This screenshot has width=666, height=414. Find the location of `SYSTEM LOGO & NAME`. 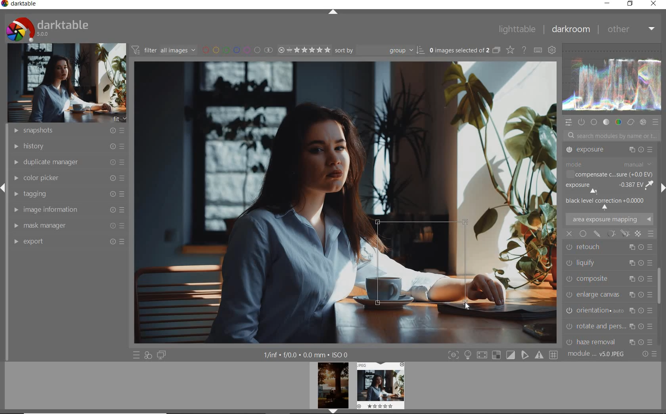

SYSTEM LOGO & NAME is located at coordinates (47, 28).